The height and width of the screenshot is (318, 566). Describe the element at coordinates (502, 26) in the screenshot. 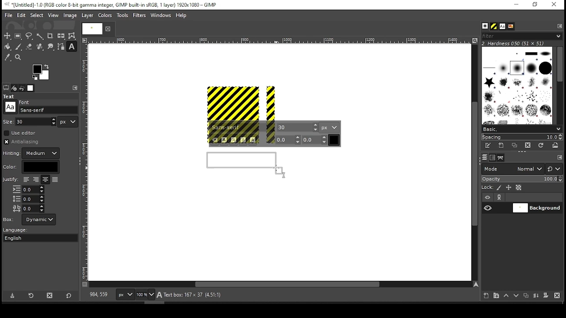

I see `font` at that location.